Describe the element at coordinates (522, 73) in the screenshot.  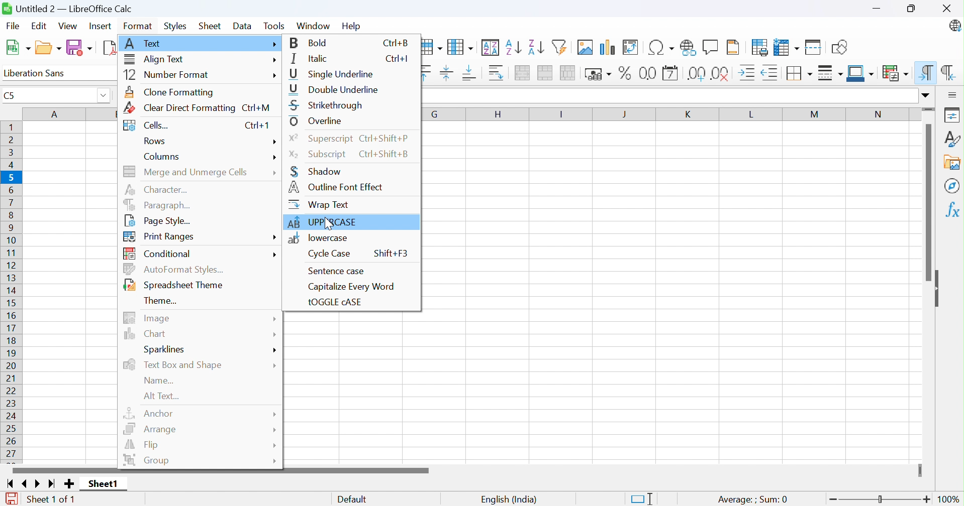
I see `Merge and center or unmerge cells depending on the current toggle state` at that location.